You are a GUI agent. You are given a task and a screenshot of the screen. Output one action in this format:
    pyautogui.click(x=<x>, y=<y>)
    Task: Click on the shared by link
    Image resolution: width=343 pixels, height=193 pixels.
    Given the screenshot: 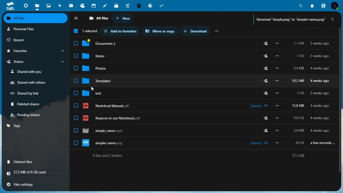 What is the action you would take?
    pyautogui.click(x=27, y=94)
    